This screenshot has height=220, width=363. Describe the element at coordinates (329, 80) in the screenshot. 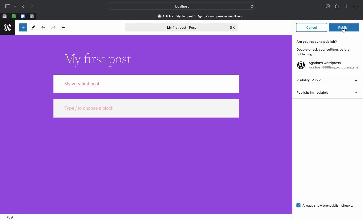

I see `Visibility: Public` at that location.